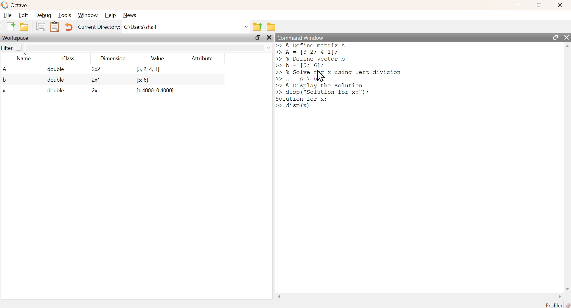 This screenshot has width=571, height=308. I want to click on filter, so click(149, 48).